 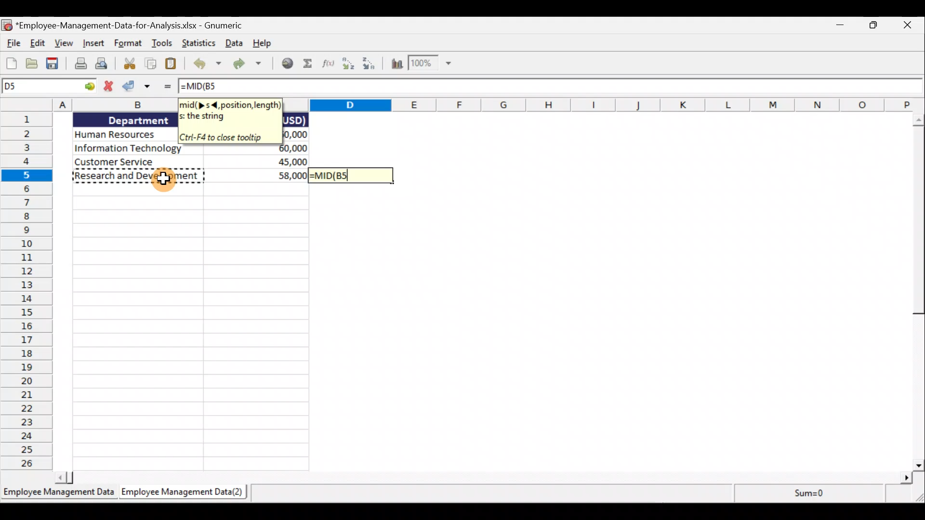 What do you see at coordinates (249, 165) in the screenshot?
I see `data` at bounding box center [249, 165].